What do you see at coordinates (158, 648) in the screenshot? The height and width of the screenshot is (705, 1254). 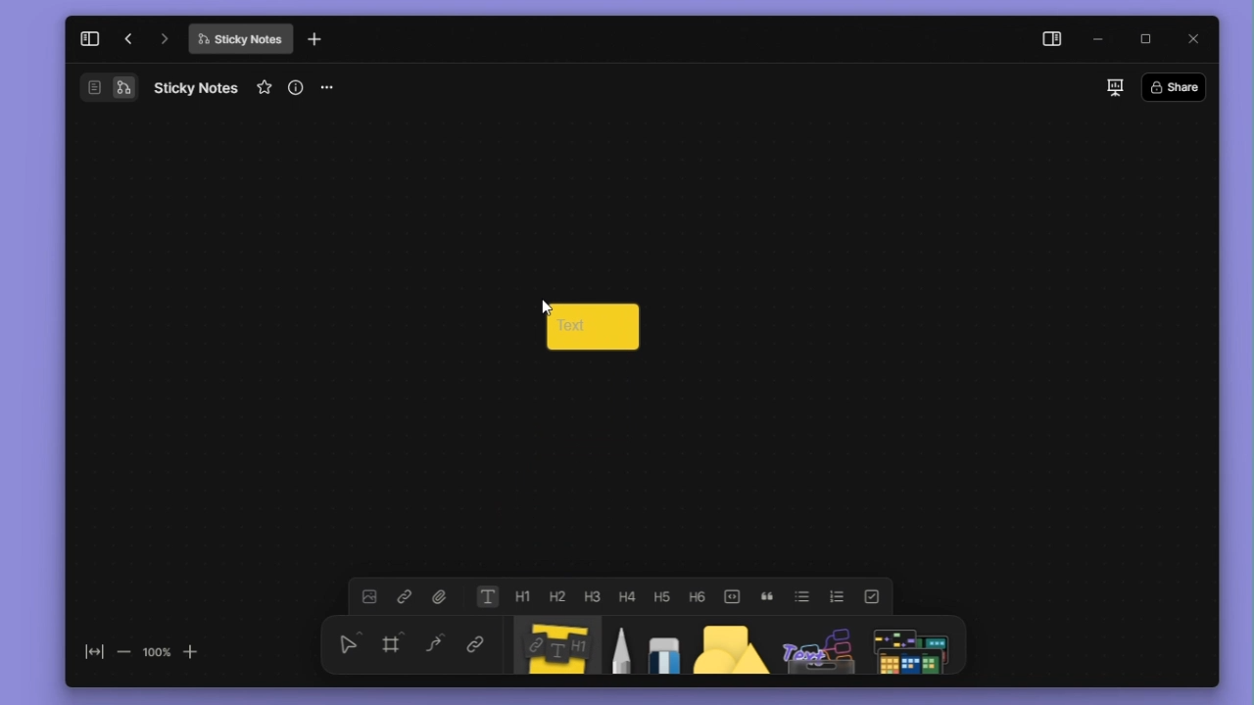 I see `100%` at bounding box center [158, 648].